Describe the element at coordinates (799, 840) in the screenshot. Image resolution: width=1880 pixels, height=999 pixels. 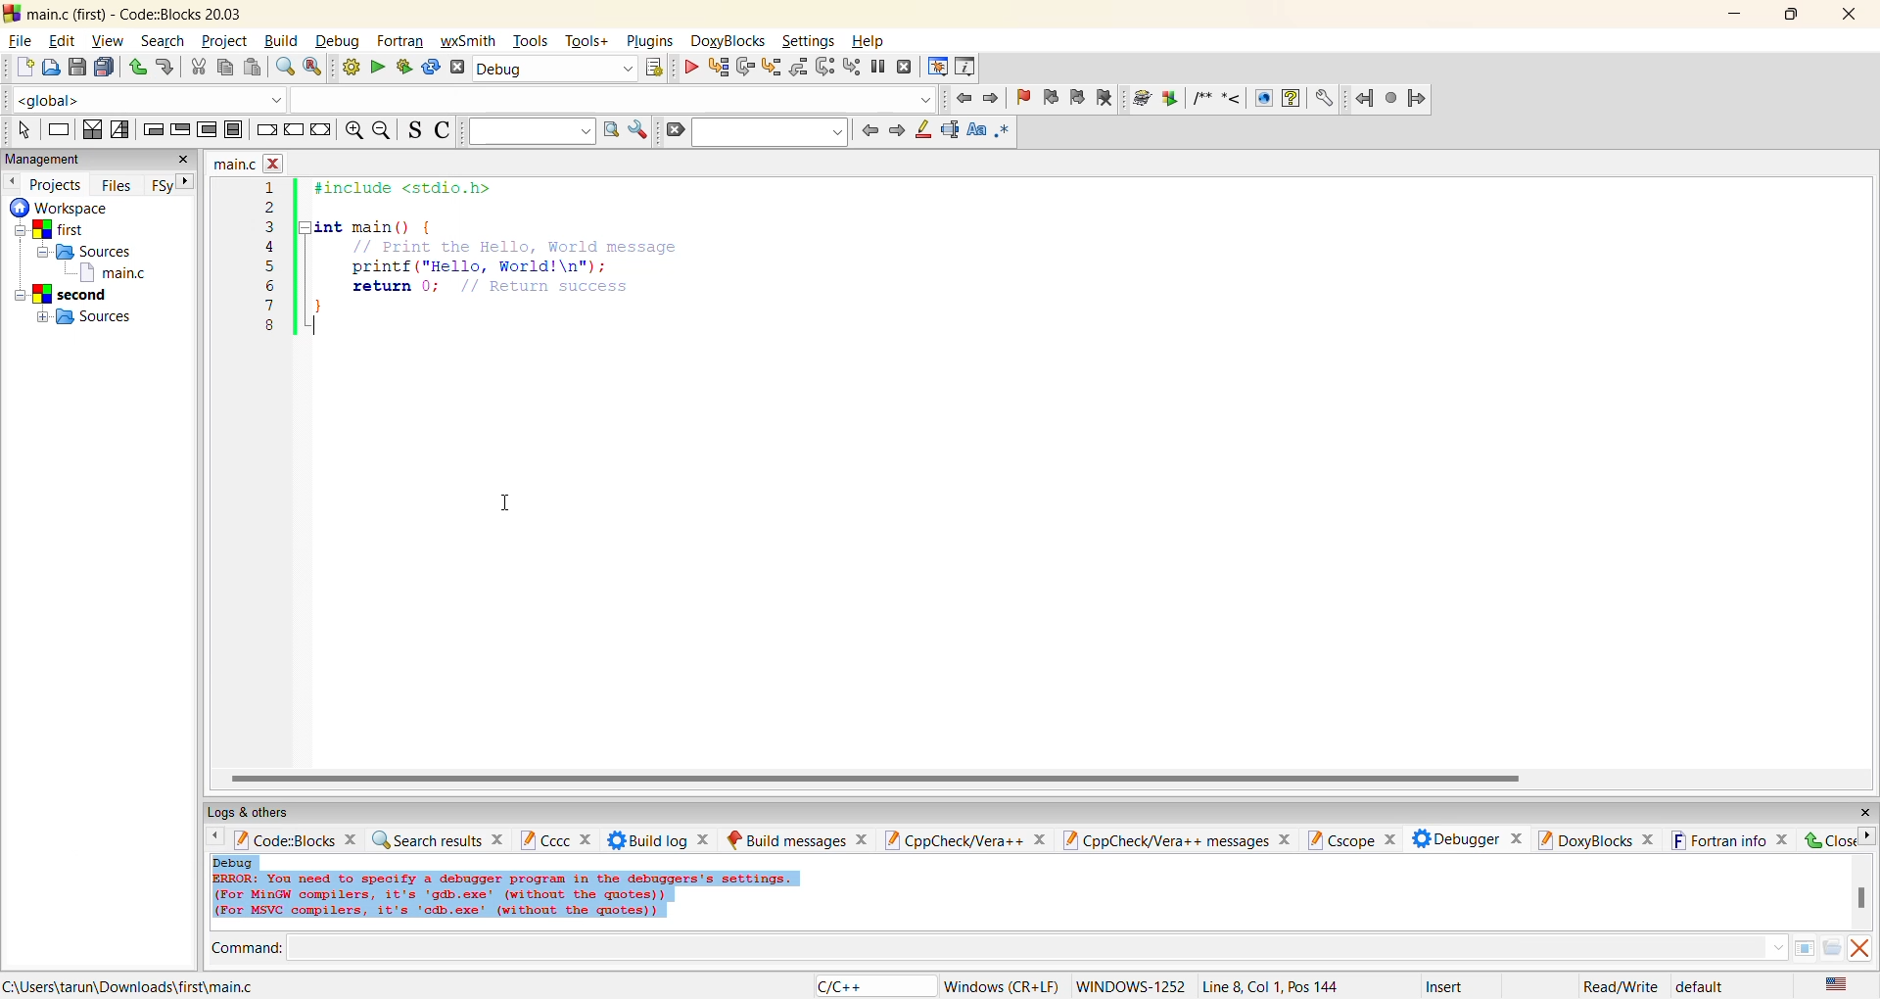
I see `build messages` at that location.